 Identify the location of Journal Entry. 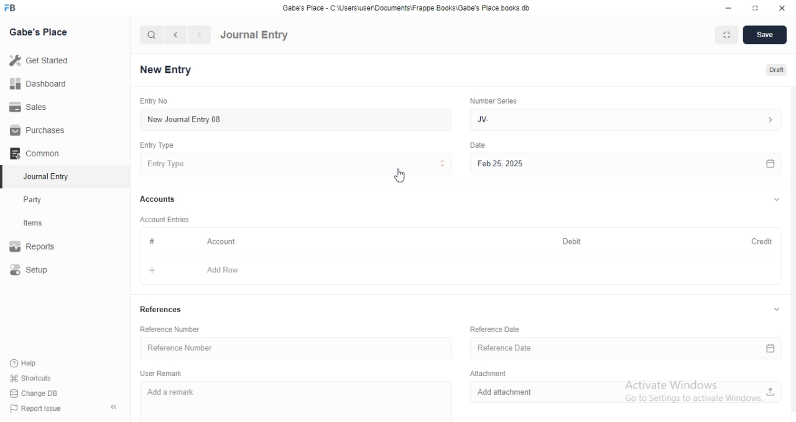
(44, 176).